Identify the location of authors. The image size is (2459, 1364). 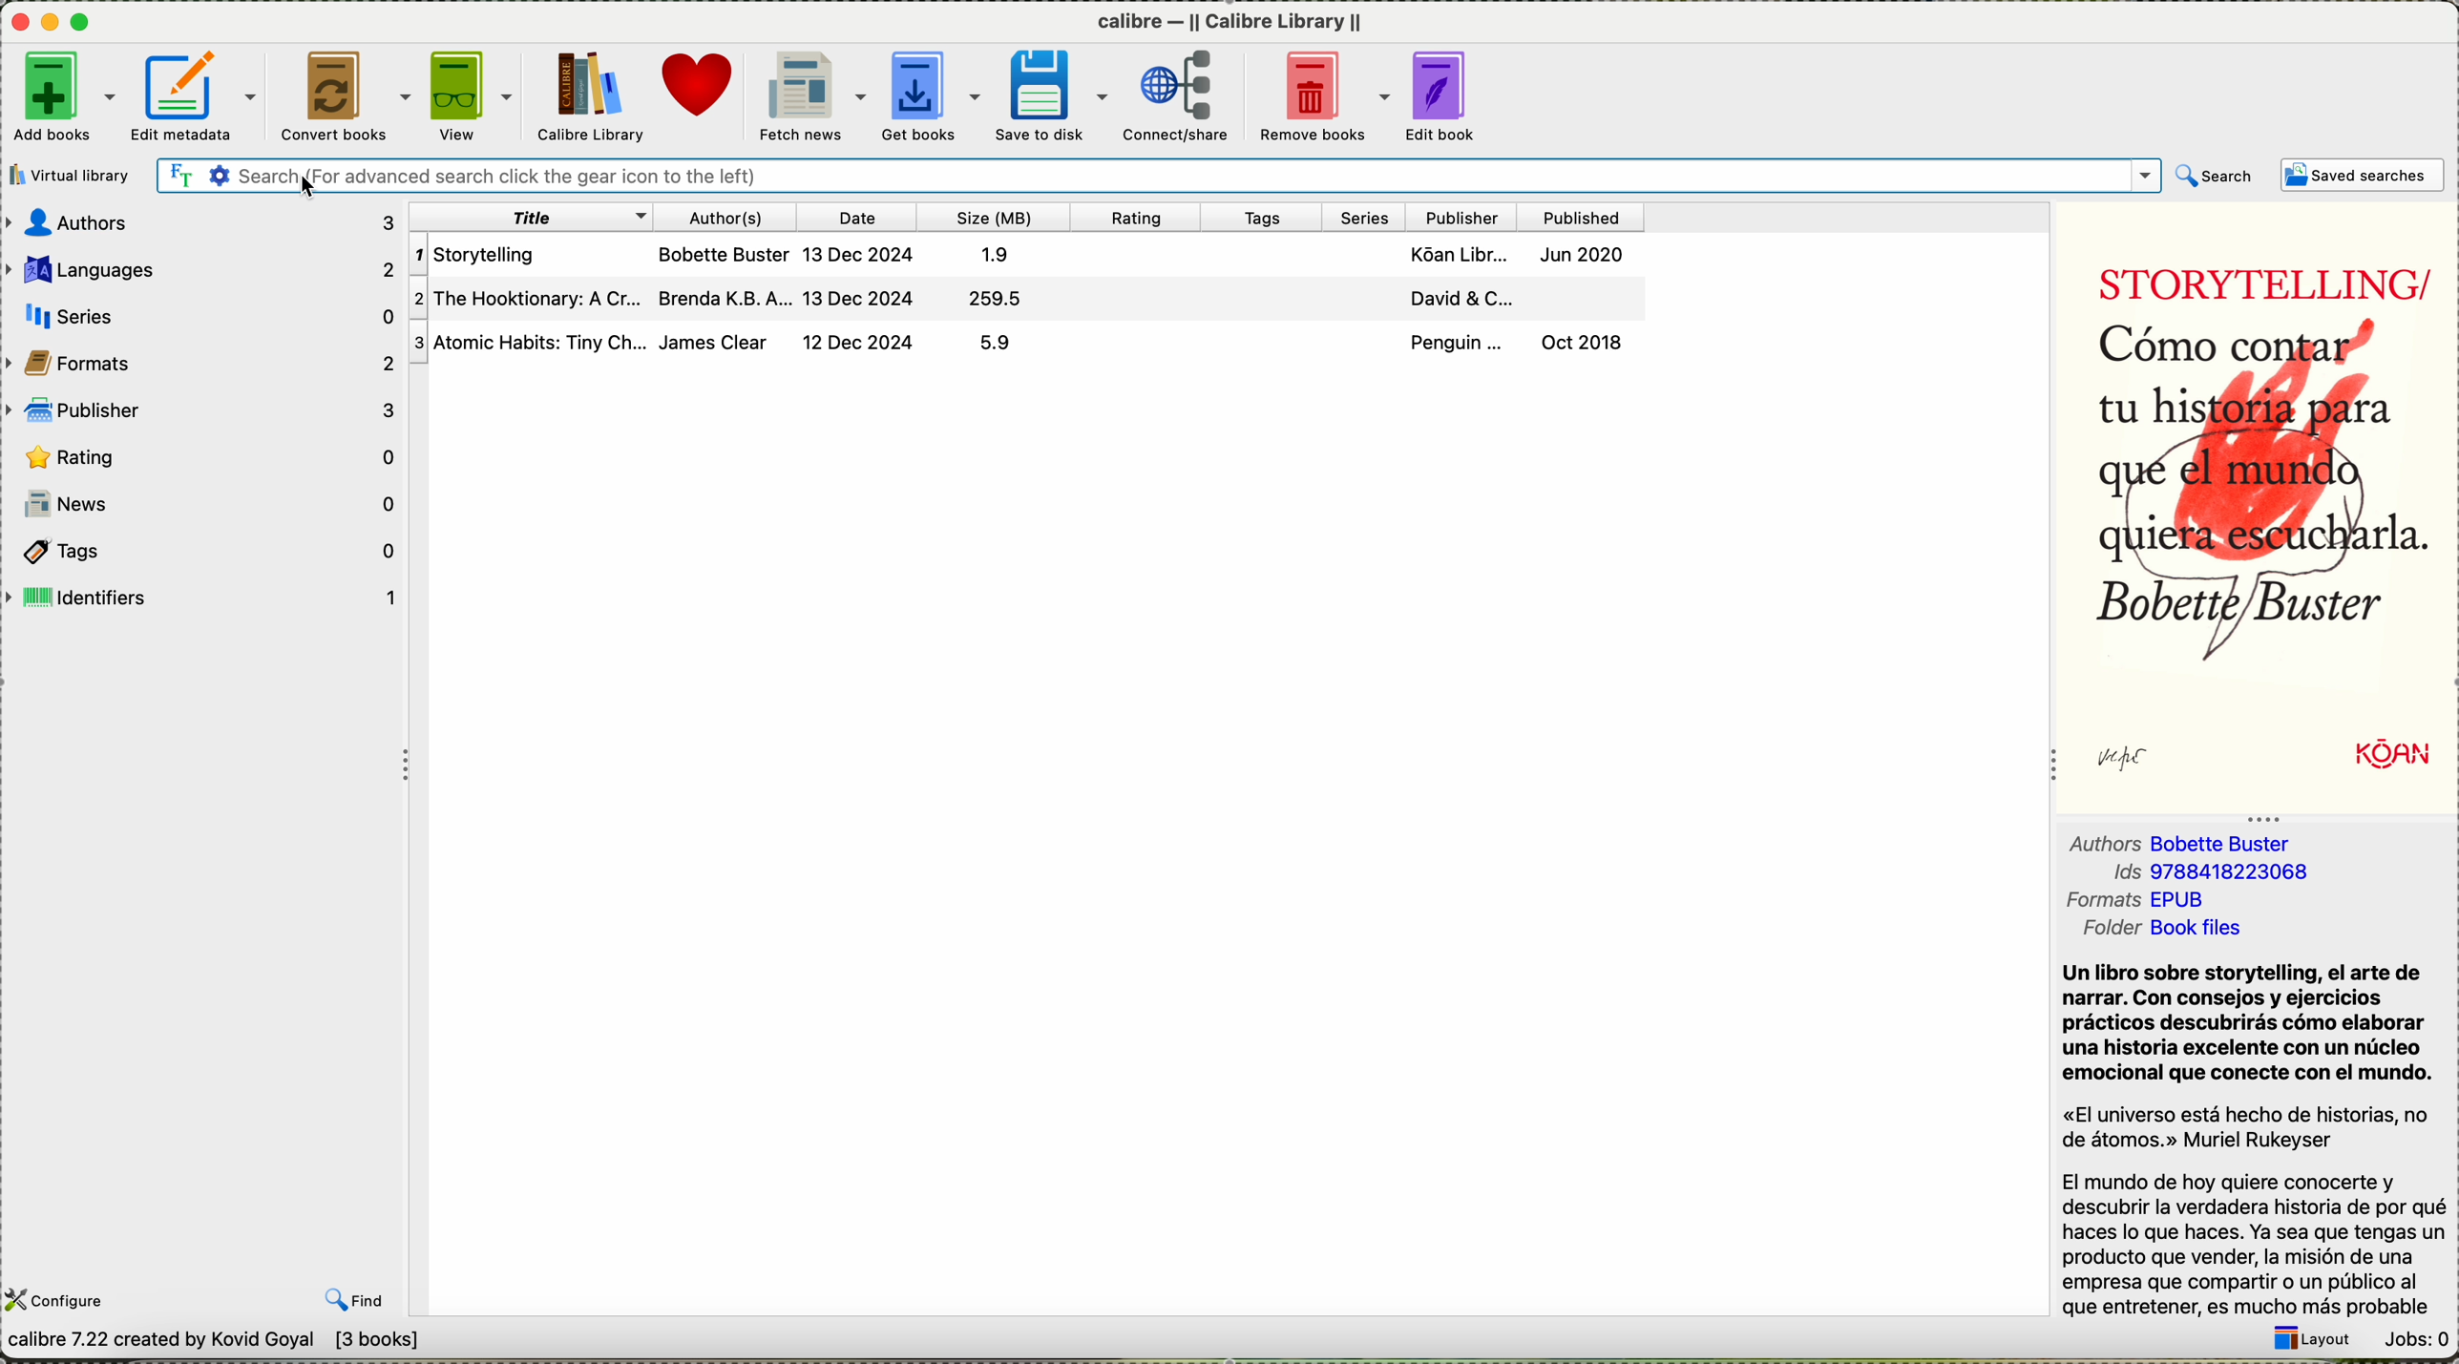
(731, 215).